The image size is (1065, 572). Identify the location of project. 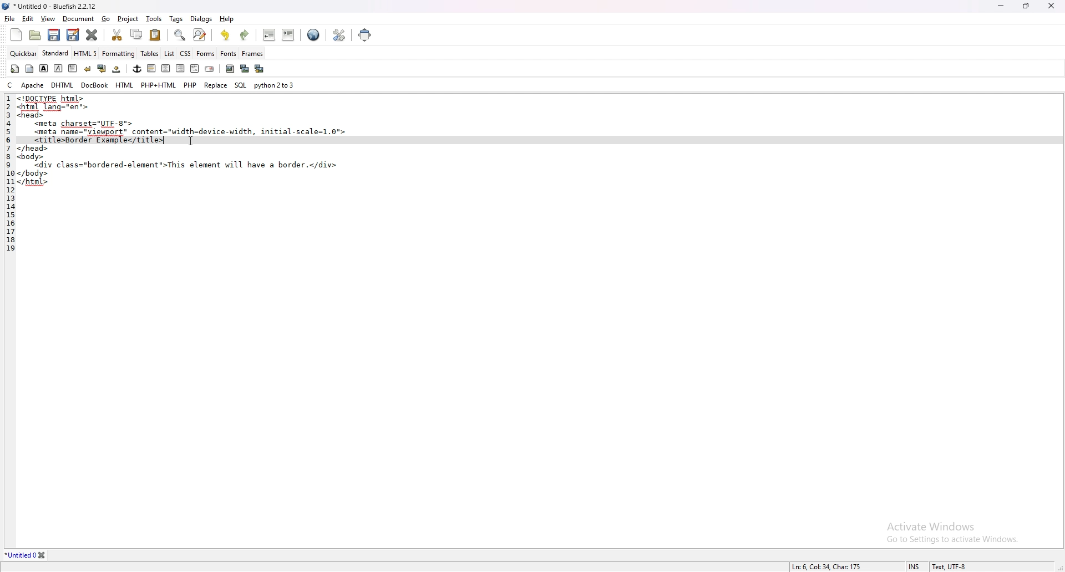
(129, 19).